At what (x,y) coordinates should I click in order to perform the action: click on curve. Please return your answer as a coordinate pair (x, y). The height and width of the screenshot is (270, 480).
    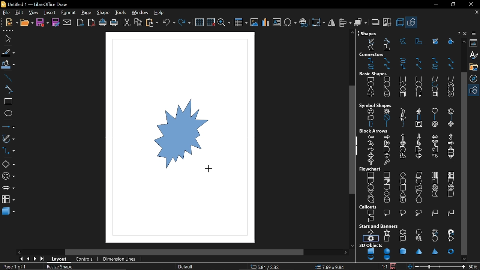
    Looking at the image, I should click on (8, 90).